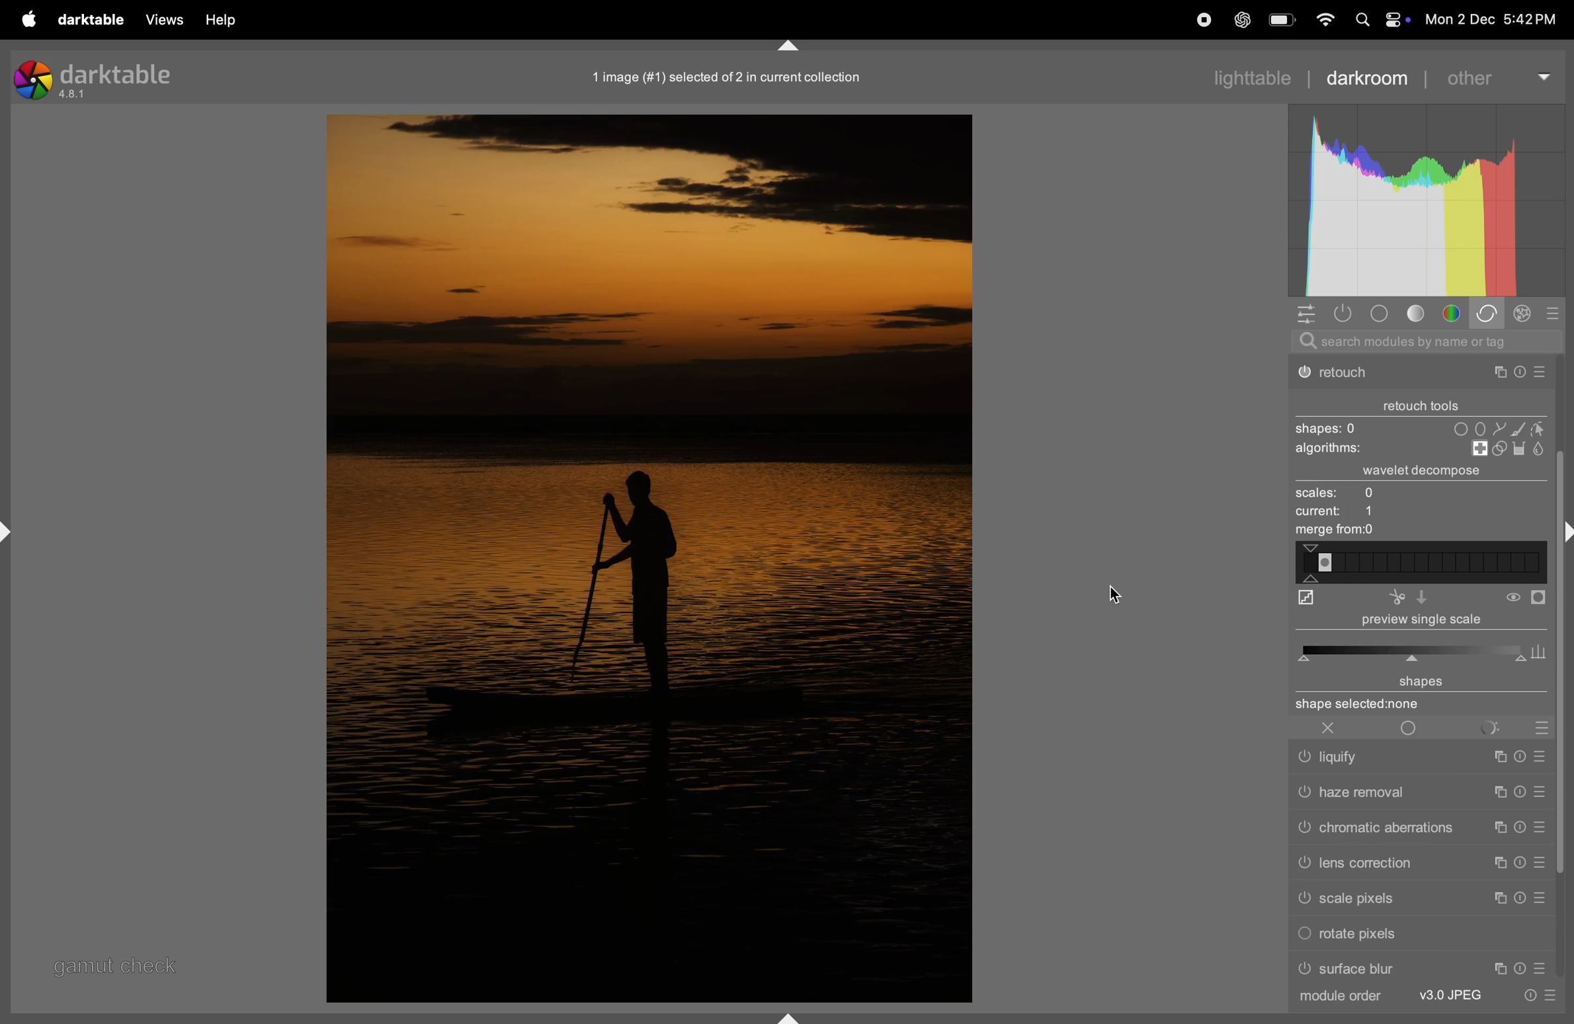 Image resolution: width=1574 pixels, height=1024 pixels. I want to click on presets, so click(1552, 313).